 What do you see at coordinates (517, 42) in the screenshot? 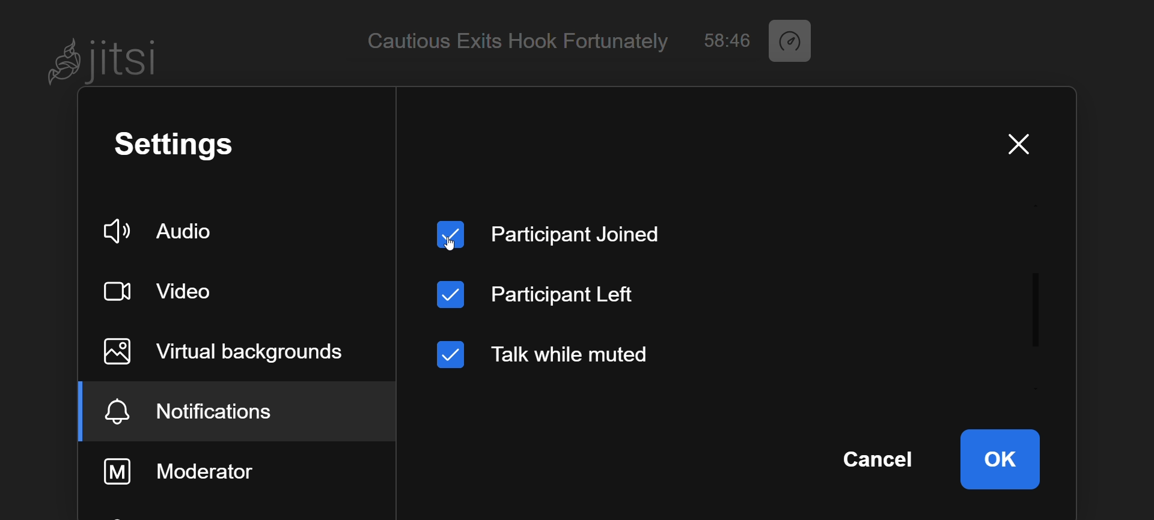
I see `Cautious Exits Hook Fortunately` at bounding box center [517, 42].